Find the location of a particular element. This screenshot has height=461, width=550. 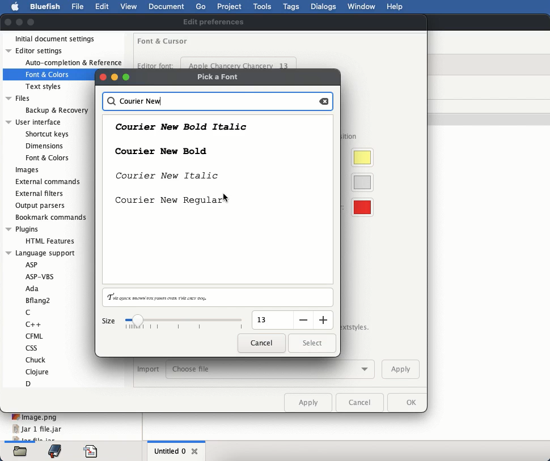

plugins  is located at coordinates (43, 235).